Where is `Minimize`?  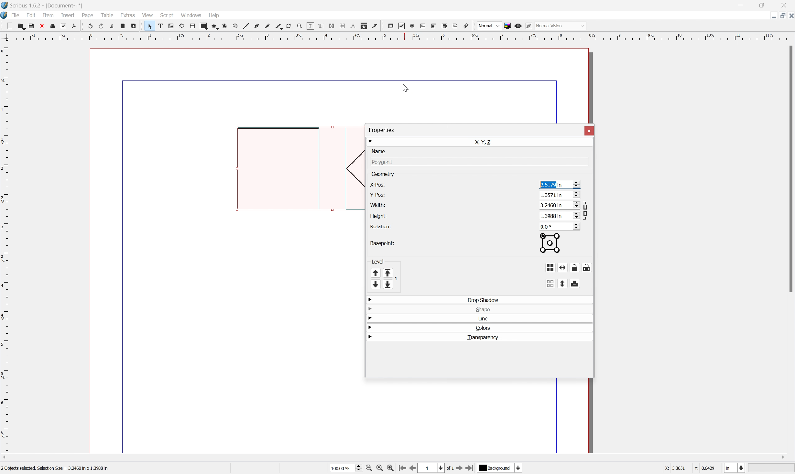 Minimize is located at coordinates (741, 4).